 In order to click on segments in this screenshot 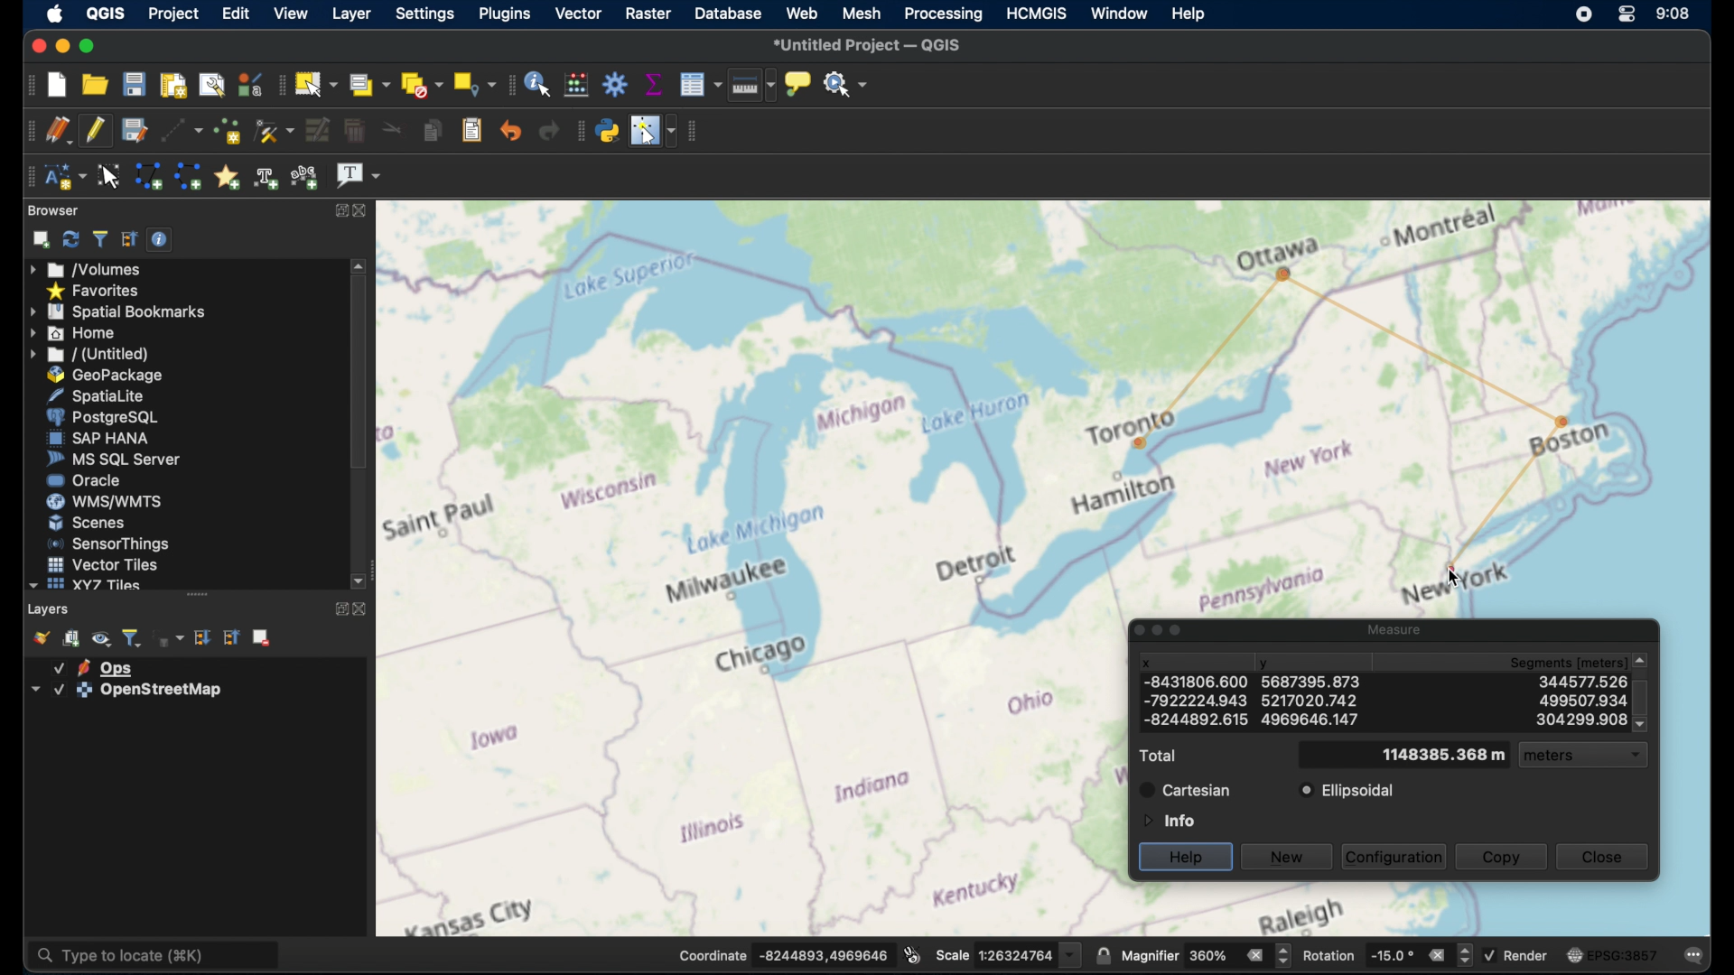, I will do `click(1581, 720)`.